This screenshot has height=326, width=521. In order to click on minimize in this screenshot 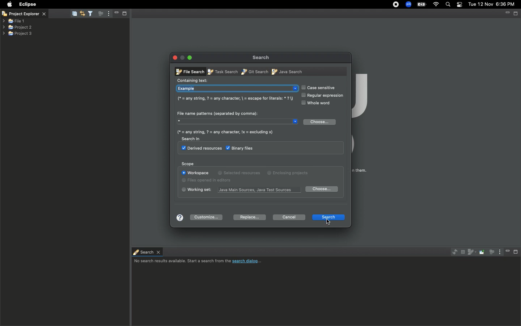, I will do `click(507, 14)`.